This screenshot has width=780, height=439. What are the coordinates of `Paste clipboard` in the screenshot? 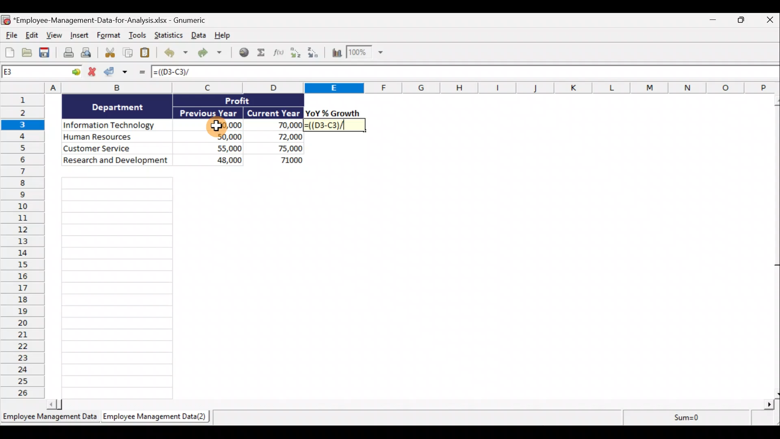 It's located at (147, 53).